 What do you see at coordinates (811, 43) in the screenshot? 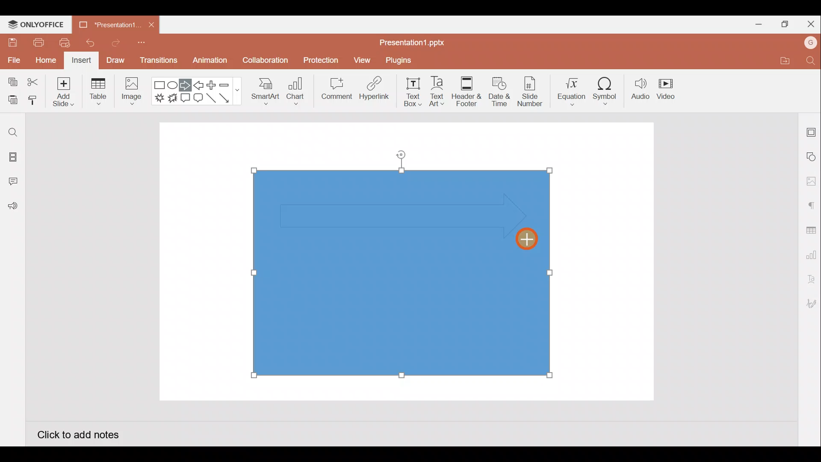
I see `Account name` at bounding box center [811, 43].